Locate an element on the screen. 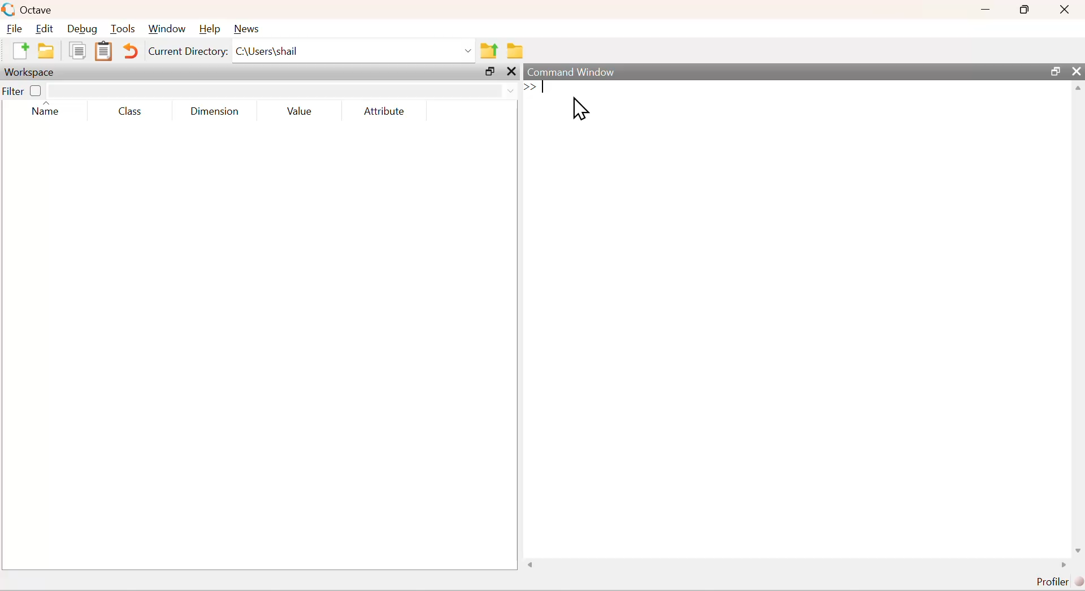 This screenshot has width=1085, height=591. Help is located at coordinates (209, 29).